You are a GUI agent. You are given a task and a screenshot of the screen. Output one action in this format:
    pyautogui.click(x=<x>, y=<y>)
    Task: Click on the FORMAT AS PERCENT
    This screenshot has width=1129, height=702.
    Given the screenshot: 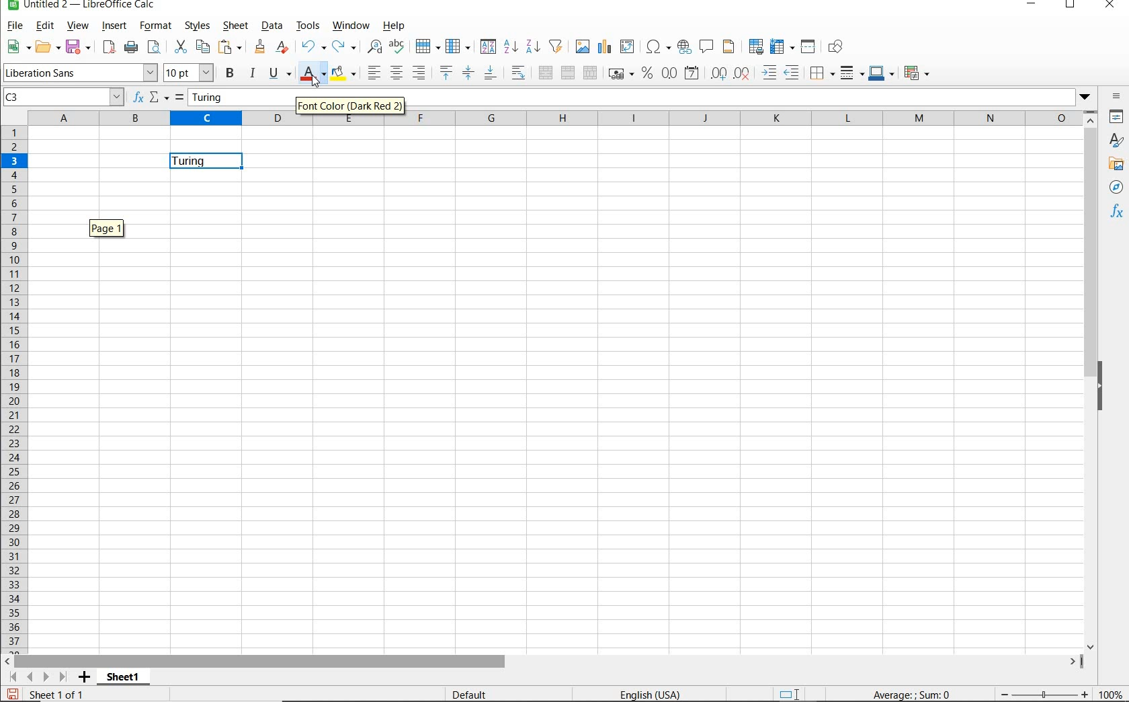 What is the action you would take?
    pyautogui.click(x=648, y=74)
    